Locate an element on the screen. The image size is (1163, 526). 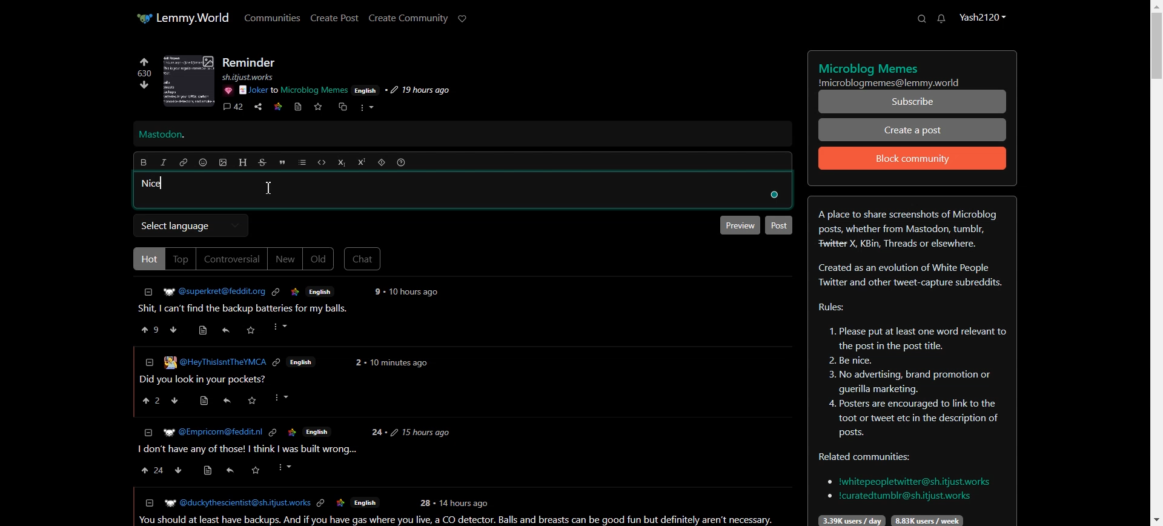
Controversial is located at coordinates (232, 259).